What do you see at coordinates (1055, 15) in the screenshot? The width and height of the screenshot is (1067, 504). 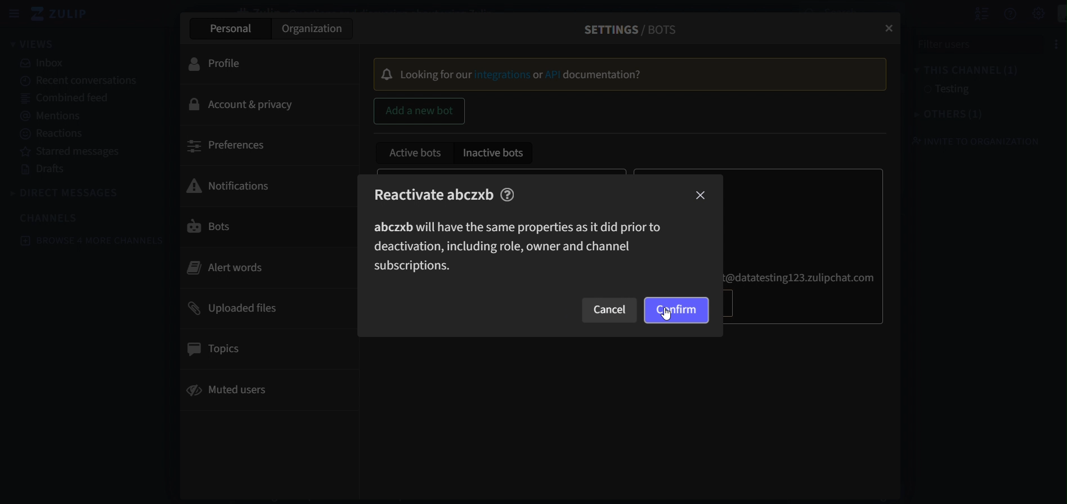 I see `personal menu` at bounding box center [1055, 15].